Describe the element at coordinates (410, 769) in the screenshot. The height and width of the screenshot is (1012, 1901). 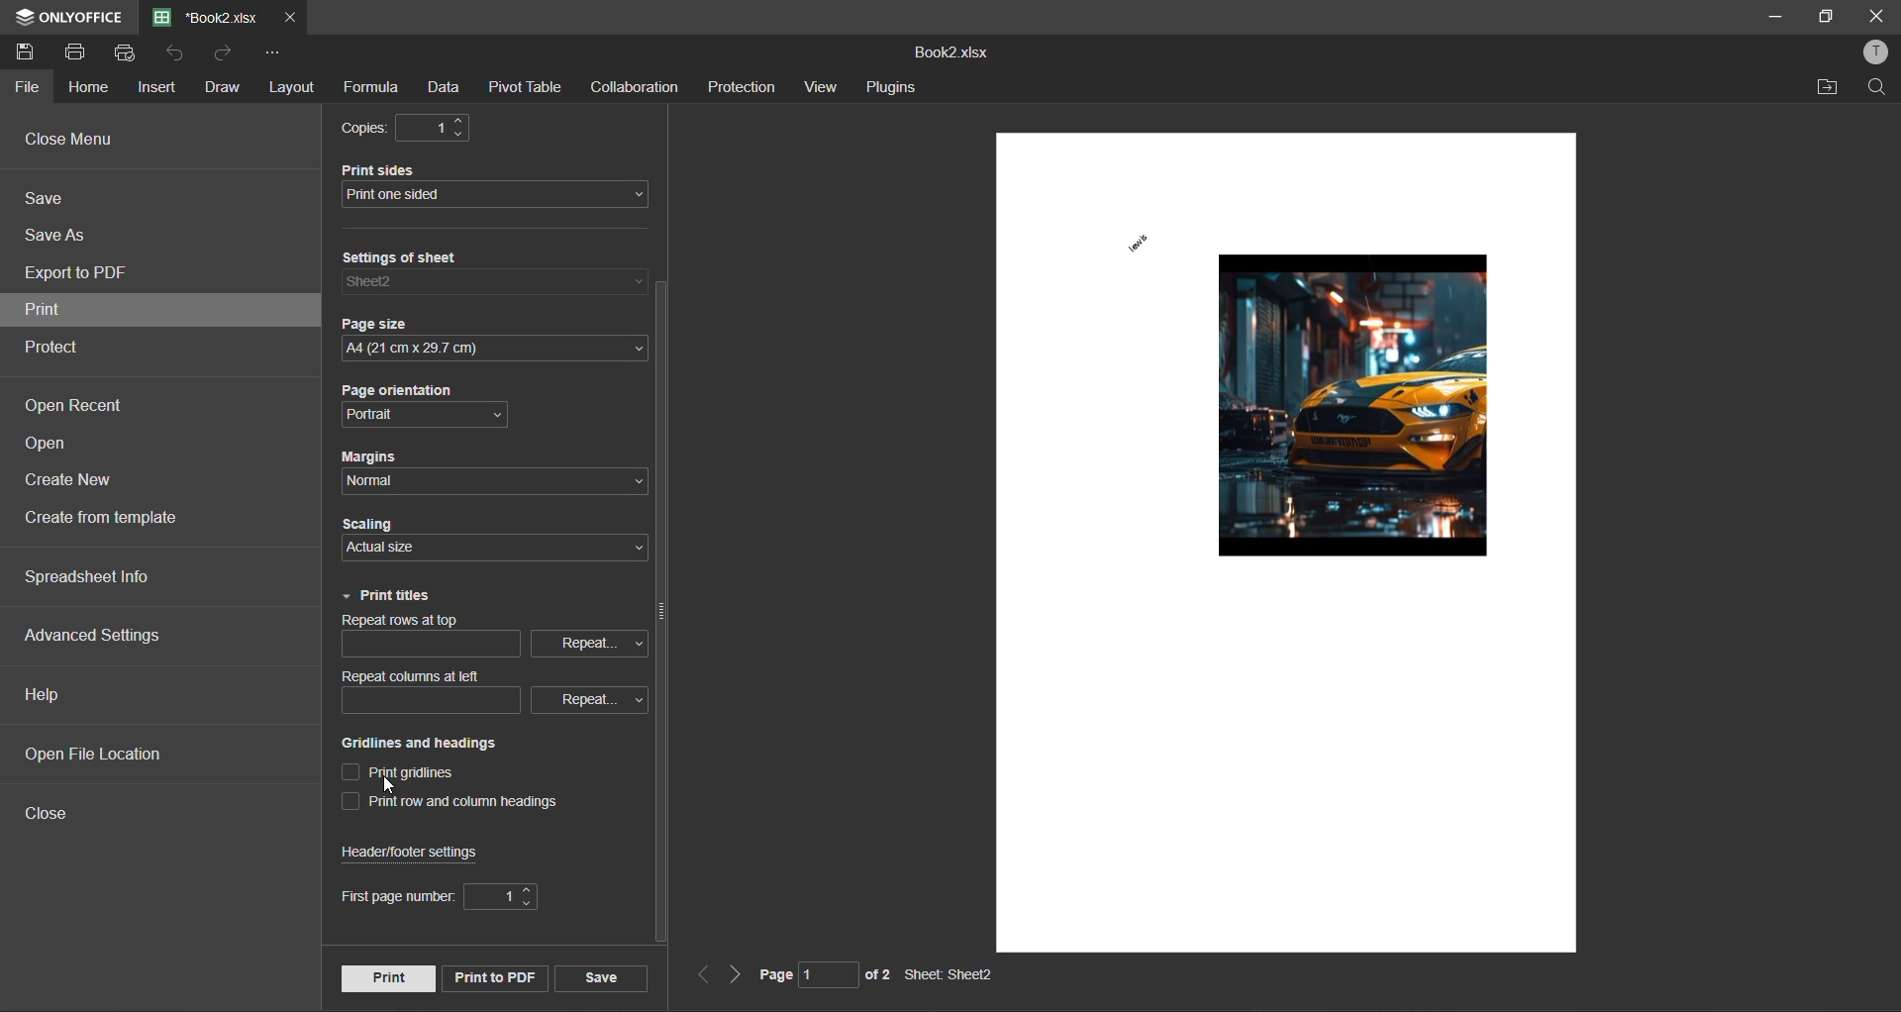
I see `print gridlines` at that location.